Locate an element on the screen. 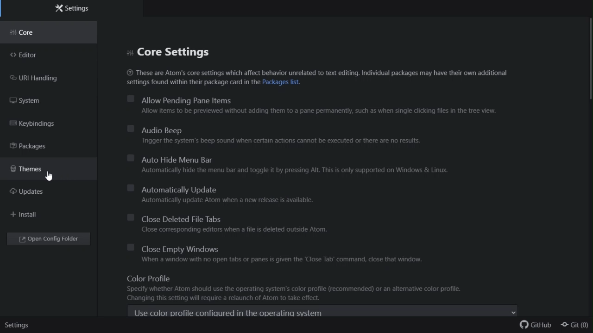  Close deleted file tabs is located at coordinates (235, 218).